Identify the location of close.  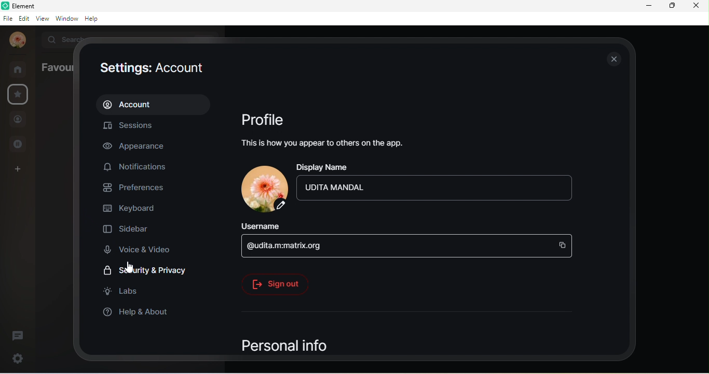
(696, 7).